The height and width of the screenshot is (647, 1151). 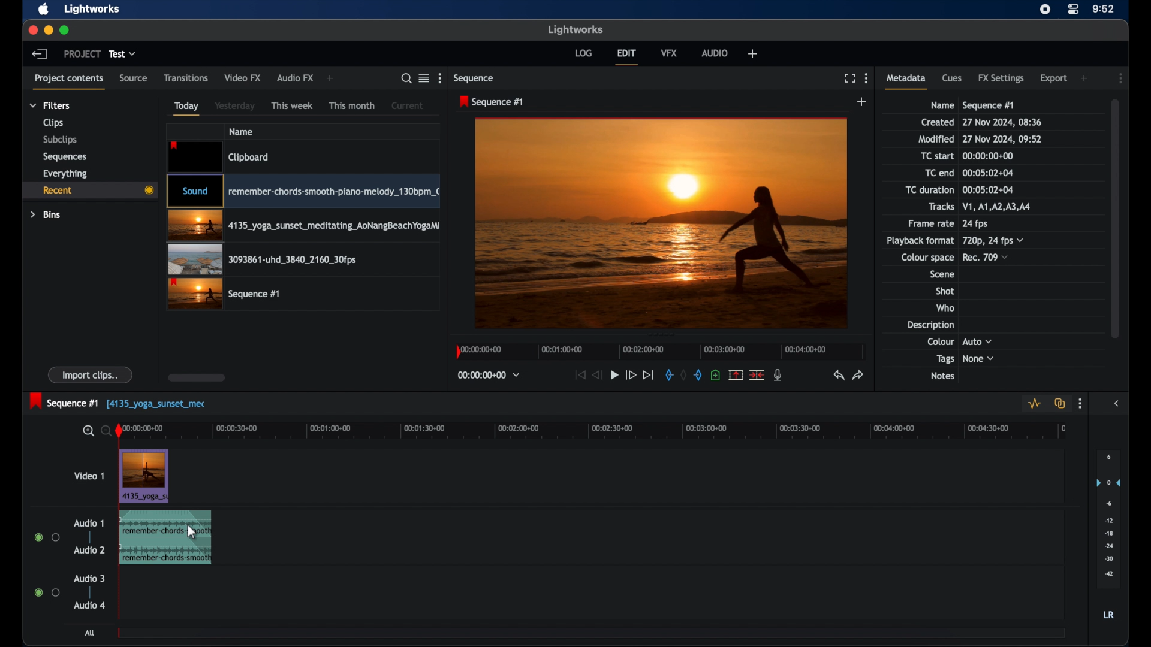 What do you see at coordinates (683, 376) in the screenshot?
I see `clear marks` at bounding box center [683, 376].